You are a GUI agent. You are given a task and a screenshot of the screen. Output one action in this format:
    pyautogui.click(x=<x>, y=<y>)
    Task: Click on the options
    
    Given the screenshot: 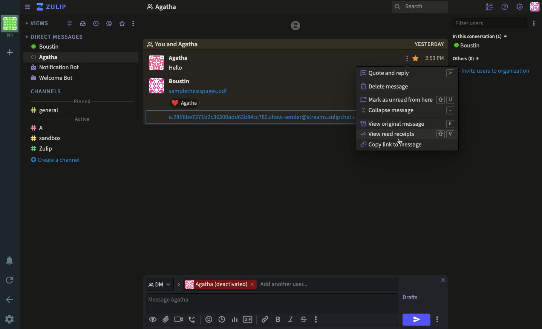 What is the action you would take?
    pyautogui.click(x=408, y=60)
    